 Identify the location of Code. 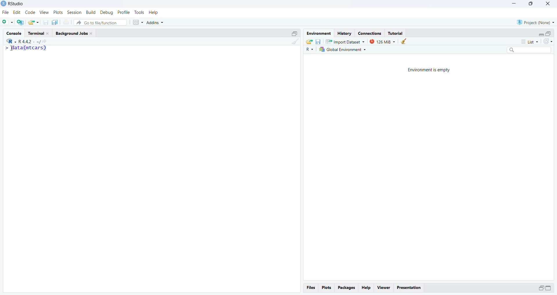
(30, 12).